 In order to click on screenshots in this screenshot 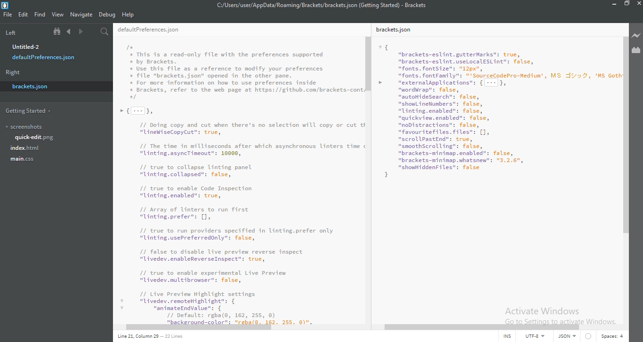, I will do `click(29, 127)`.